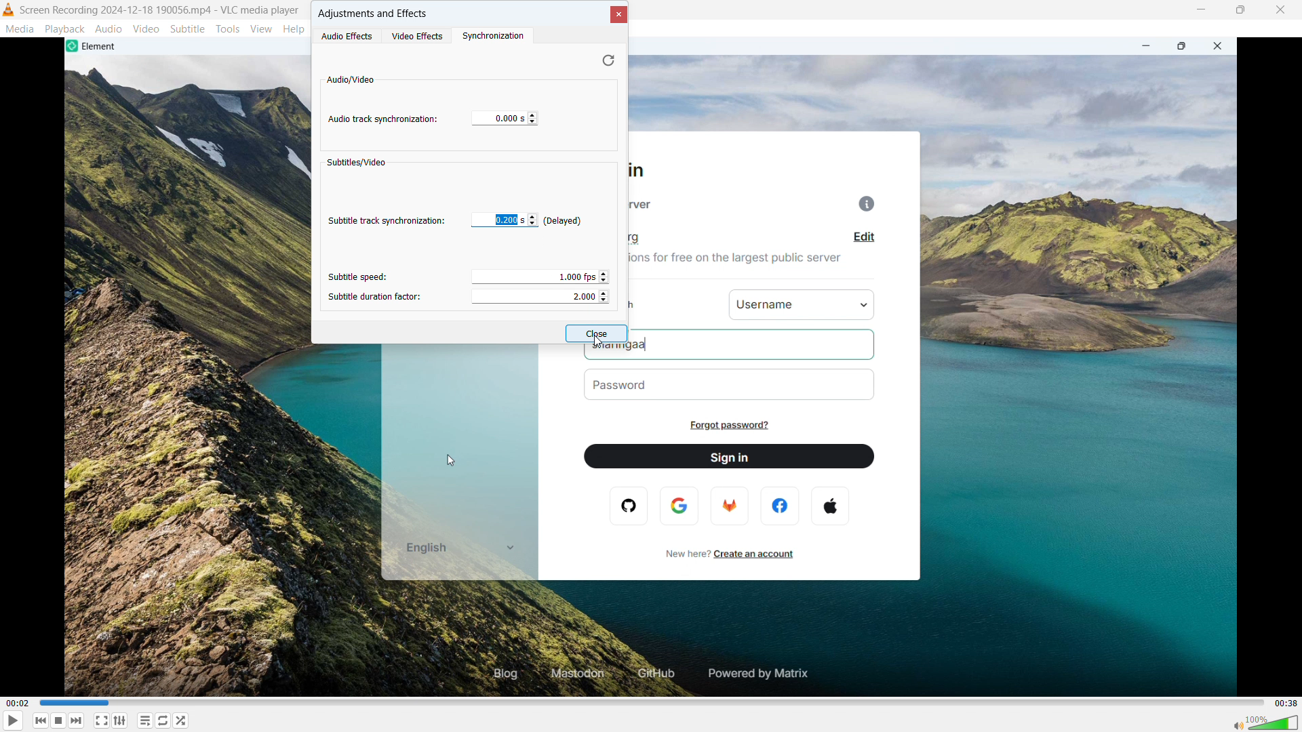  Describe the element at coordinates (730, 456) in the screenshot. I see `sign in` at that location.